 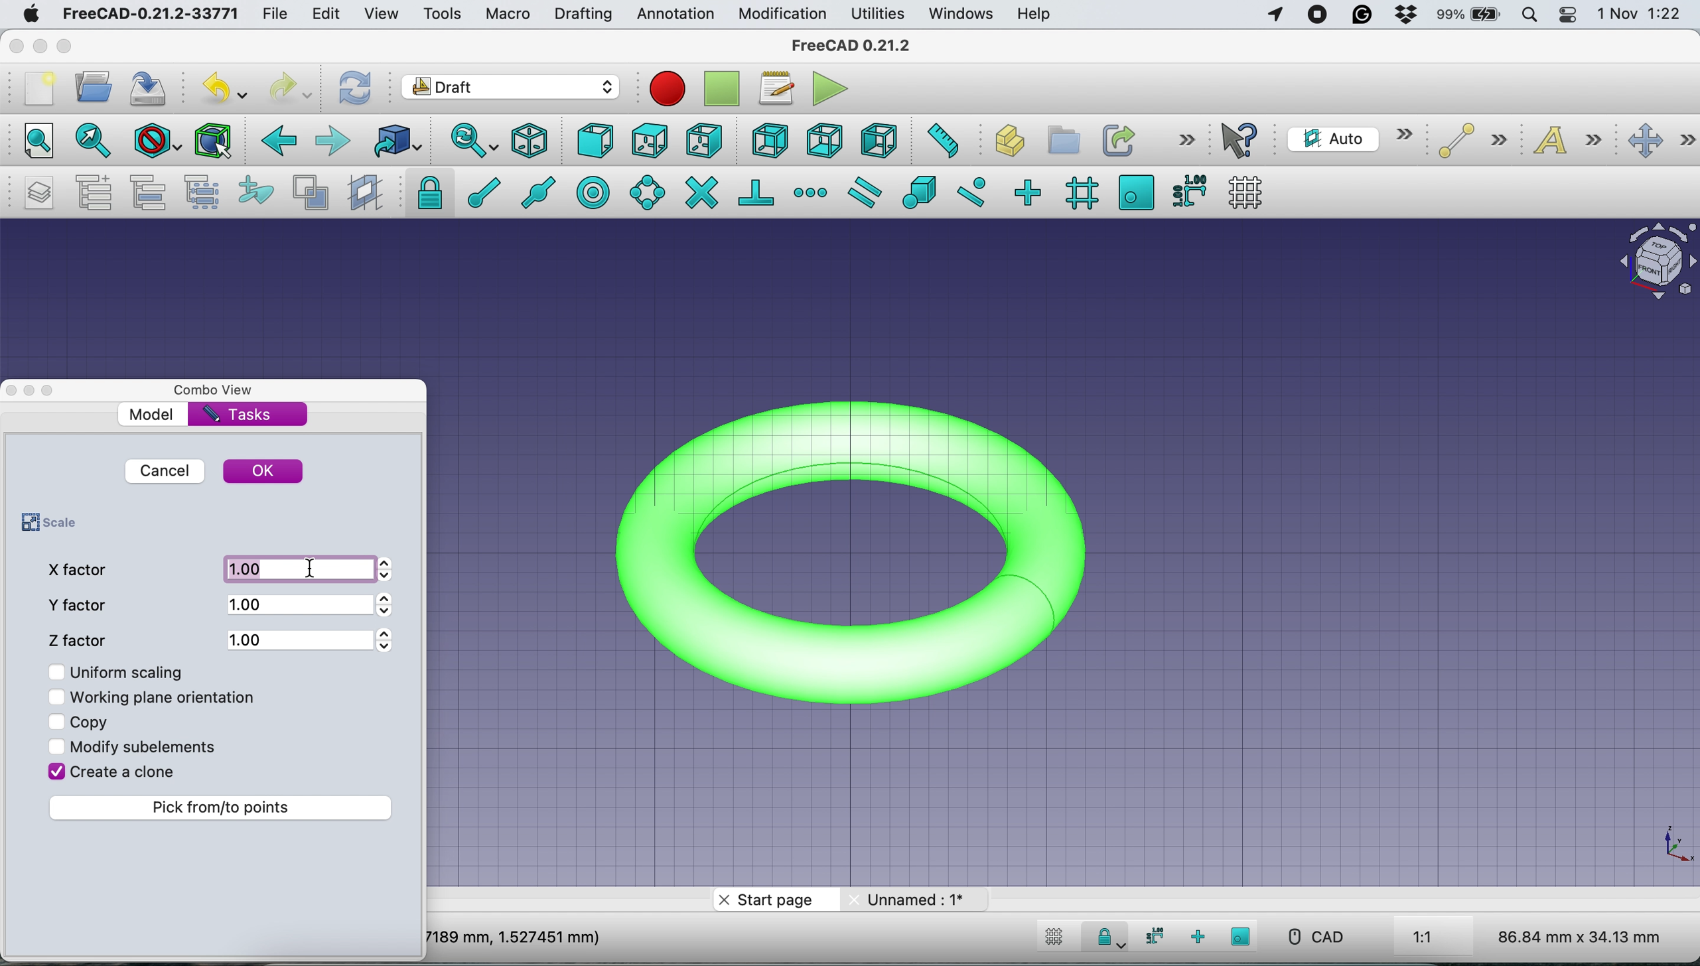 I want to click on 7189 mm, 1.527451 mm), so click(x=515, y=936).